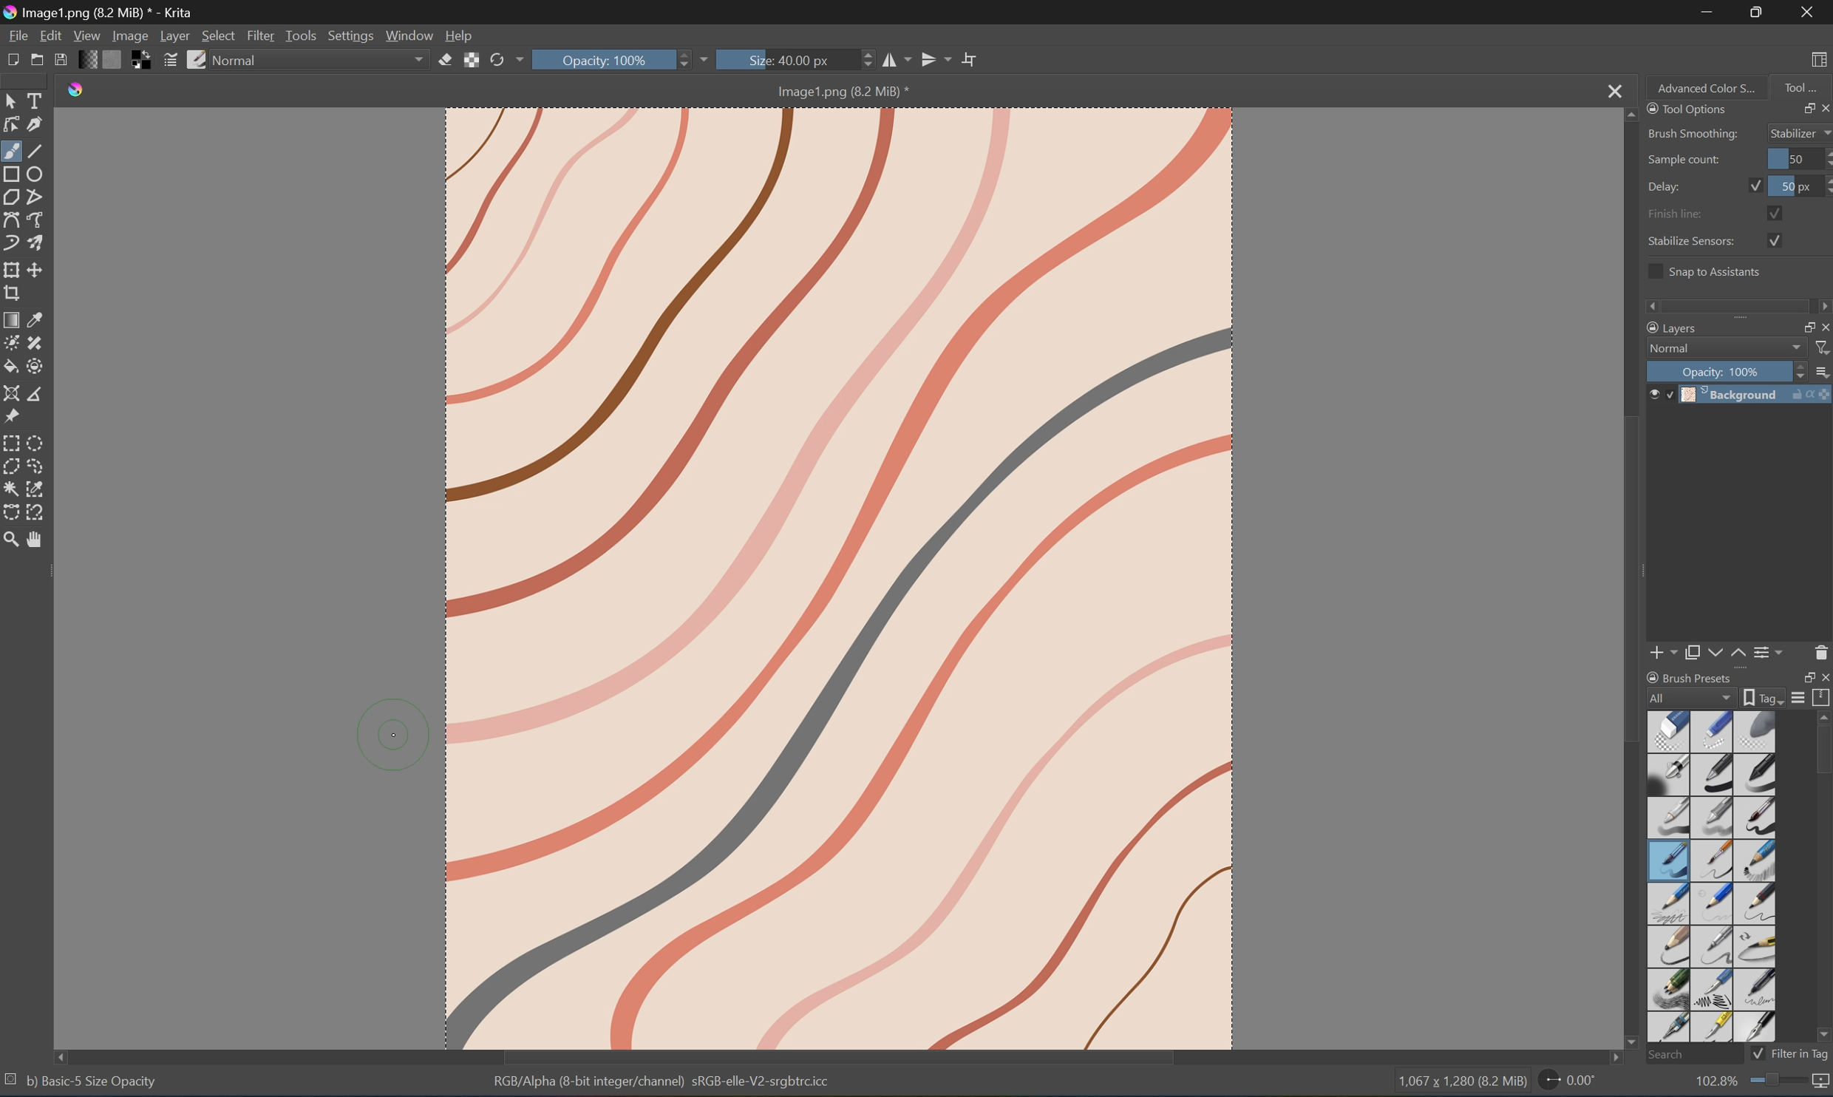 The width and height of the screenshot is (1833, 1097). I want to click on Dynamic brush tool, so click(12, 243).